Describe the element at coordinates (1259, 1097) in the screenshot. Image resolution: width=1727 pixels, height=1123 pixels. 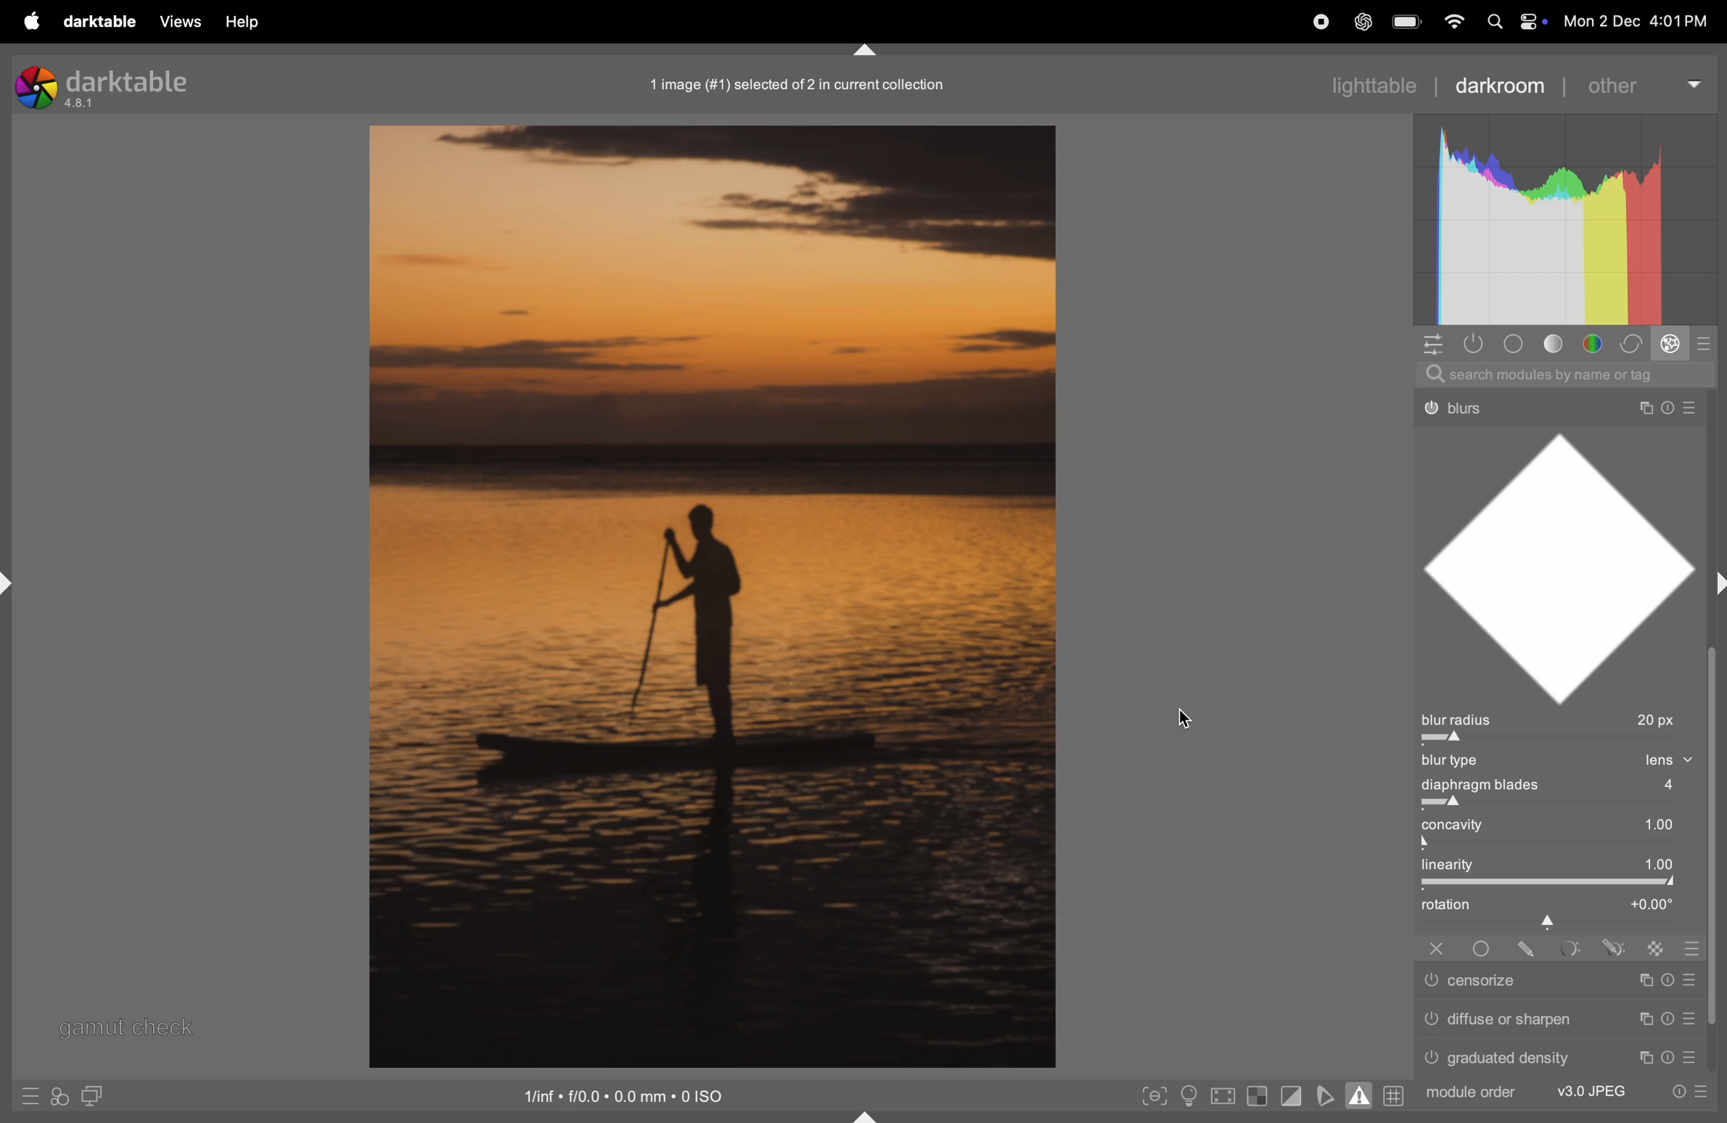
I see `toggle indication of raw exposure` at that location.